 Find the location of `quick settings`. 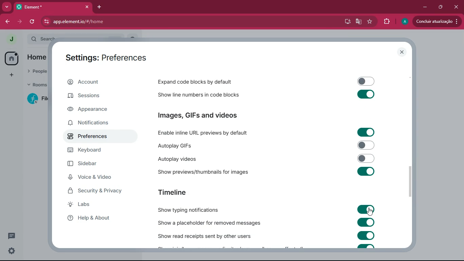

quick settings is located at coordinates (12, 251).